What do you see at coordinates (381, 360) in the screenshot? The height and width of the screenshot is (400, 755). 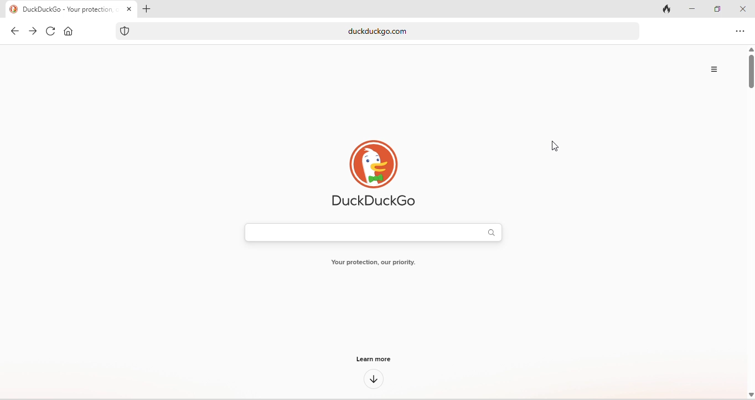 I see `learn more` at bounding box center [381, 360].